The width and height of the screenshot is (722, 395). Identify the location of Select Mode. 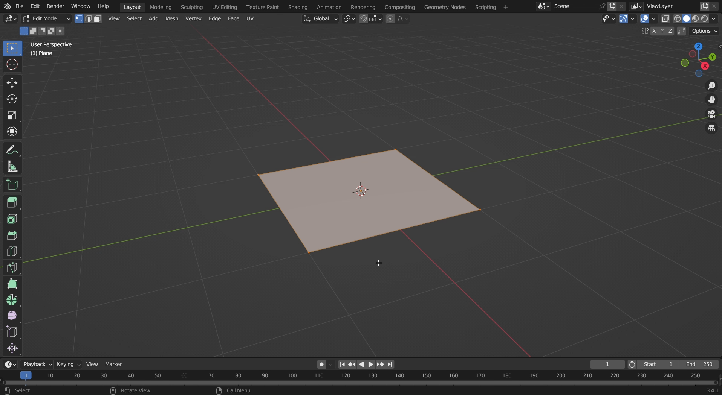
(88, 19).